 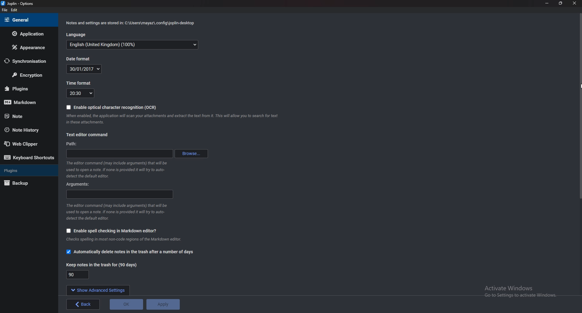 I want to click on Time format, so click(x=81, y=93).